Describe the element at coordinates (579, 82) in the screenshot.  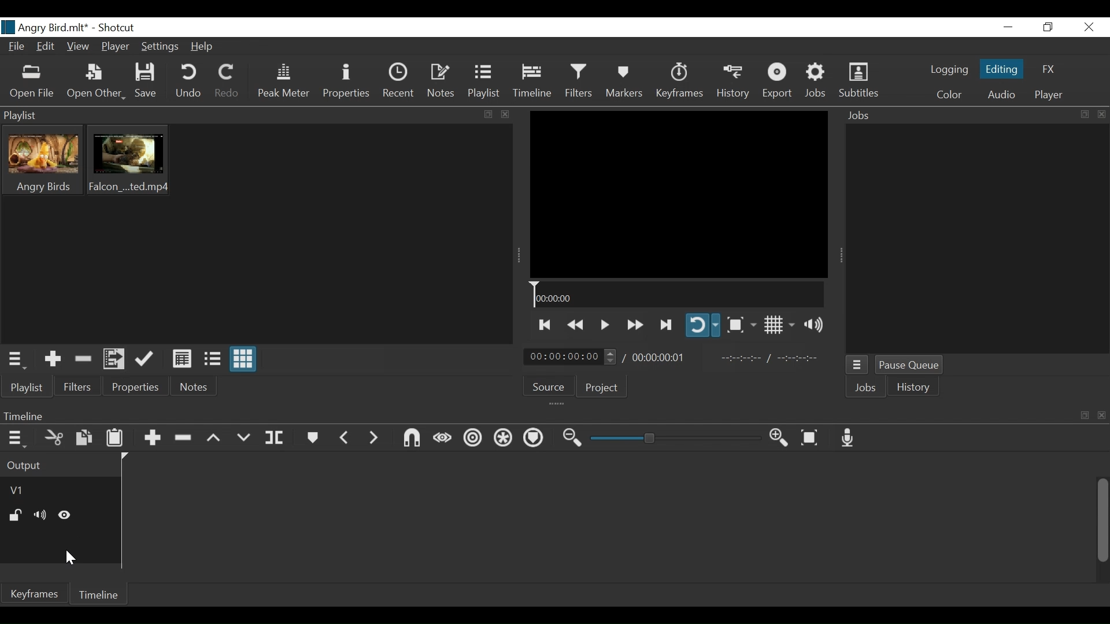
I see `` at that location.